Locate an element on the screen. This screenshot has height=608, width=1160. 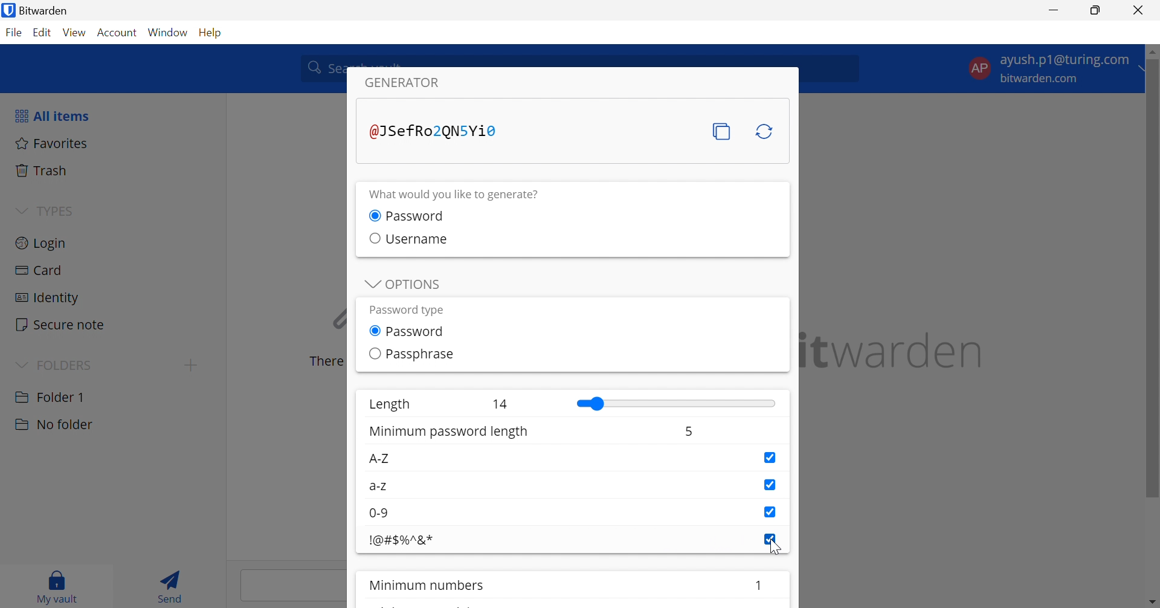
!@#$%^&* is located at coordinates (402, 541).